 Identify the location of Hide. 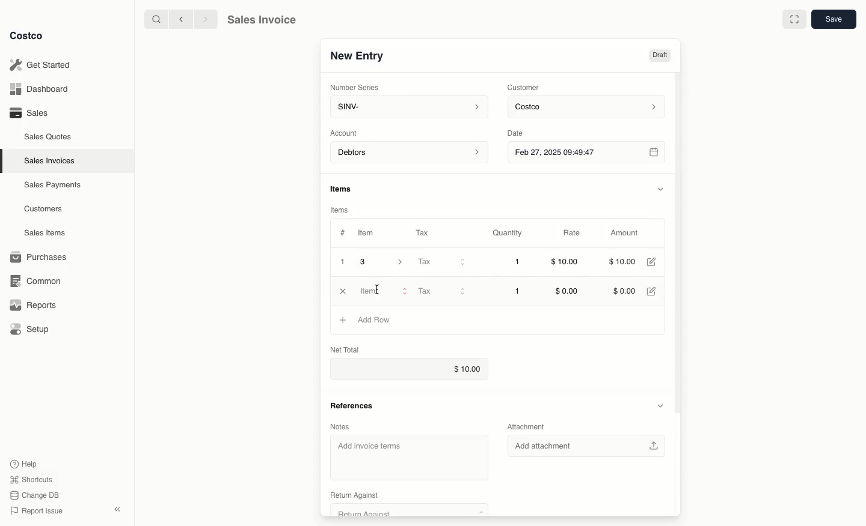
(660, 187).